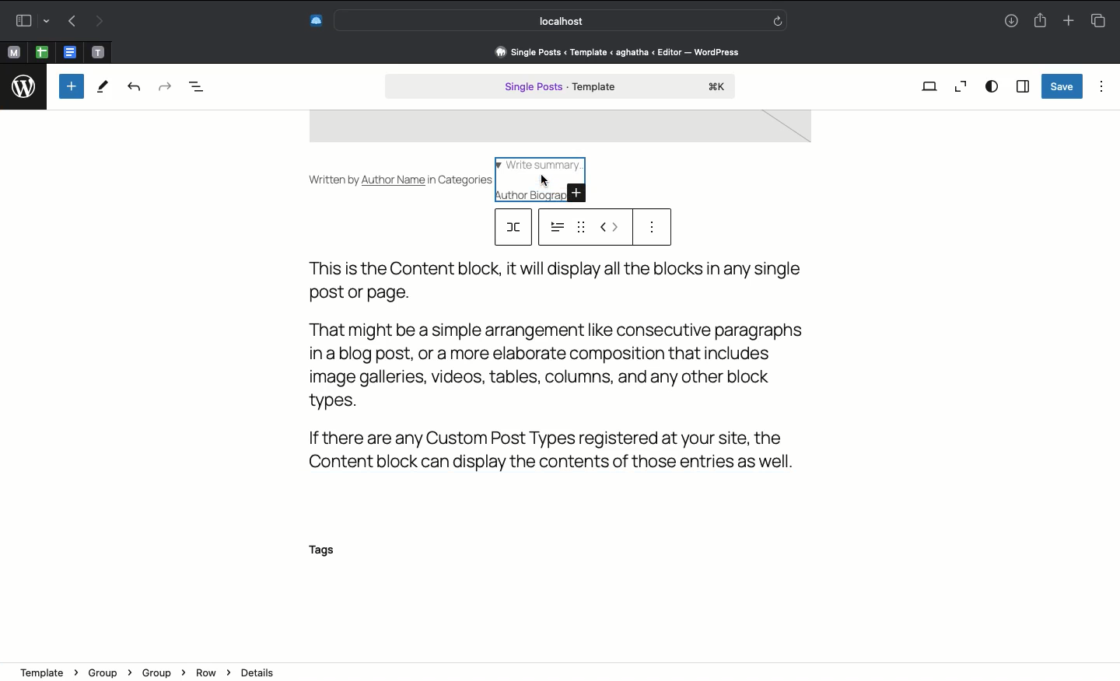  Describe the element at coordinates (961, 86) in the screenshot. I see `Zoom out` at that location.